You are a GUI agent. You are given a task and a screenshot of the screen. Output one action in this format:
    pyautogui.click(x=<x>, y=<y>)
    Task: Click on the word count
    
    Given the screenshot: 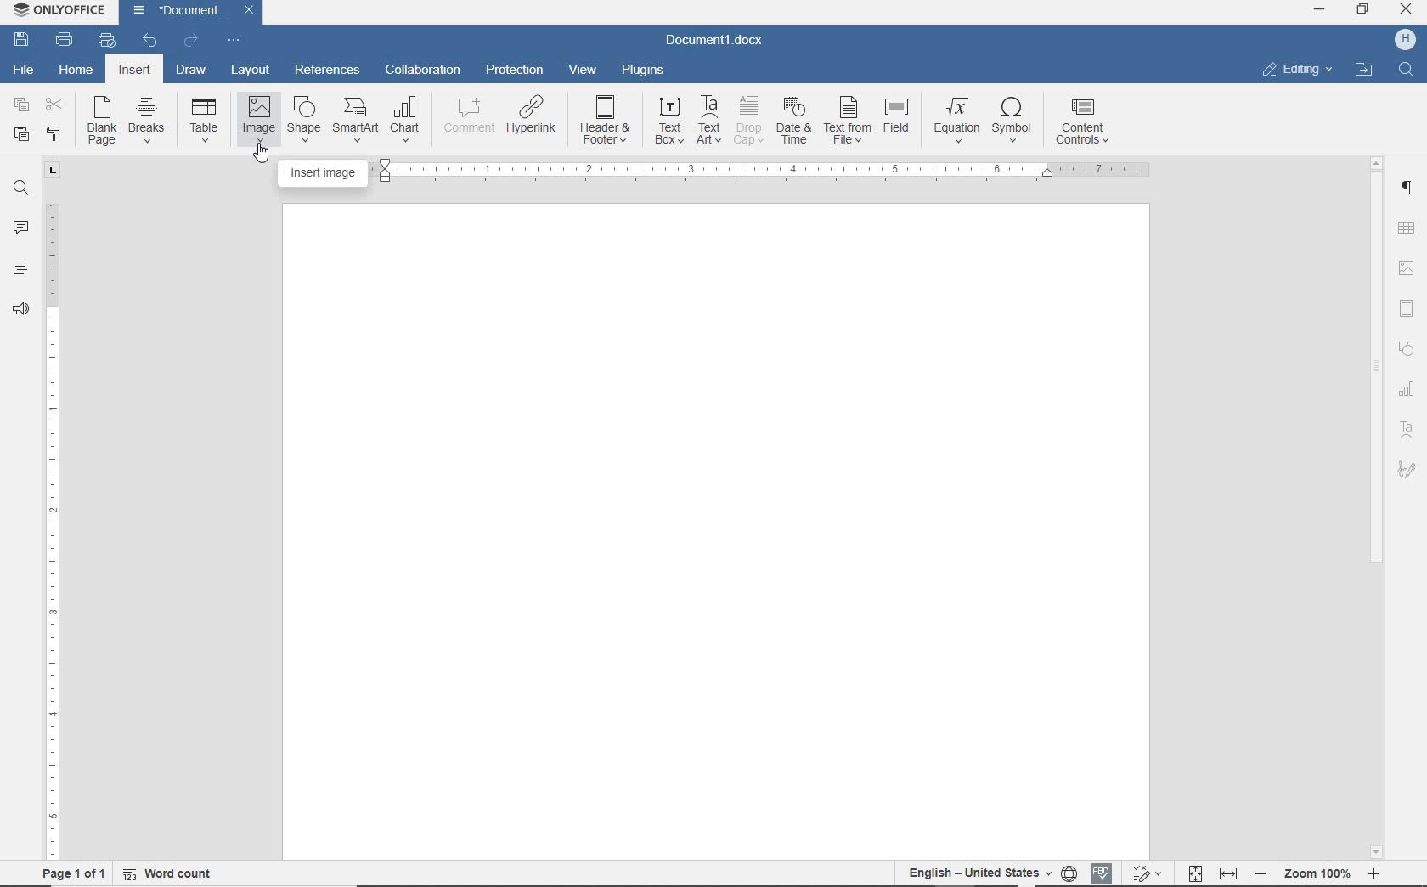 What is the action you would take?
    pyautogui.click(x=172, y=874)
    